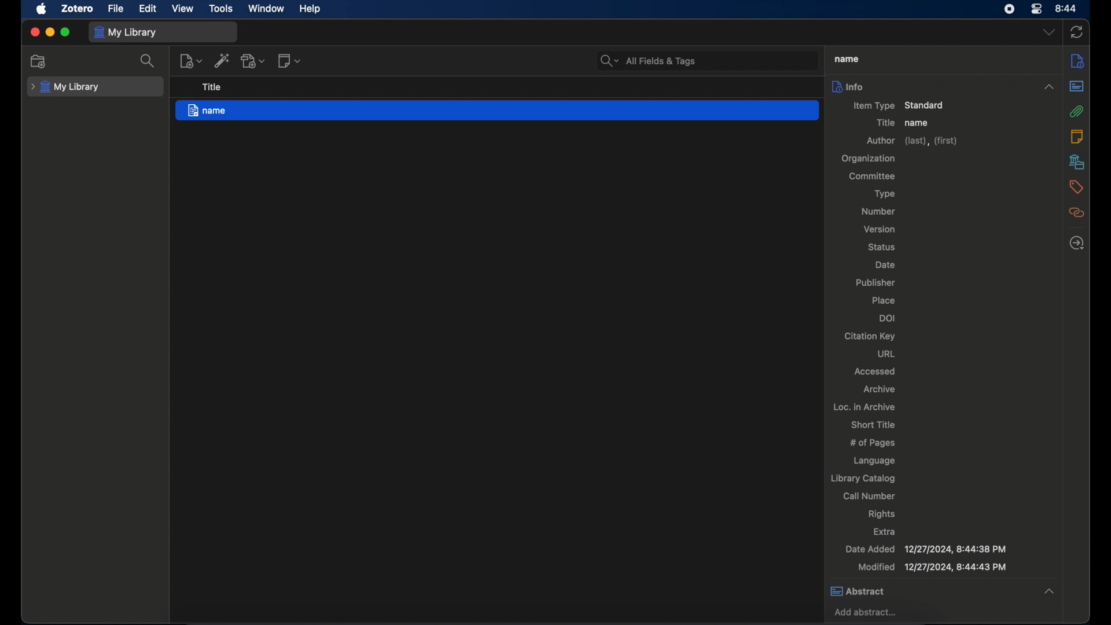  What do you see at coordinates (926, 549) in the screenshot?
I see `date added` at bounding box center [926, 549].